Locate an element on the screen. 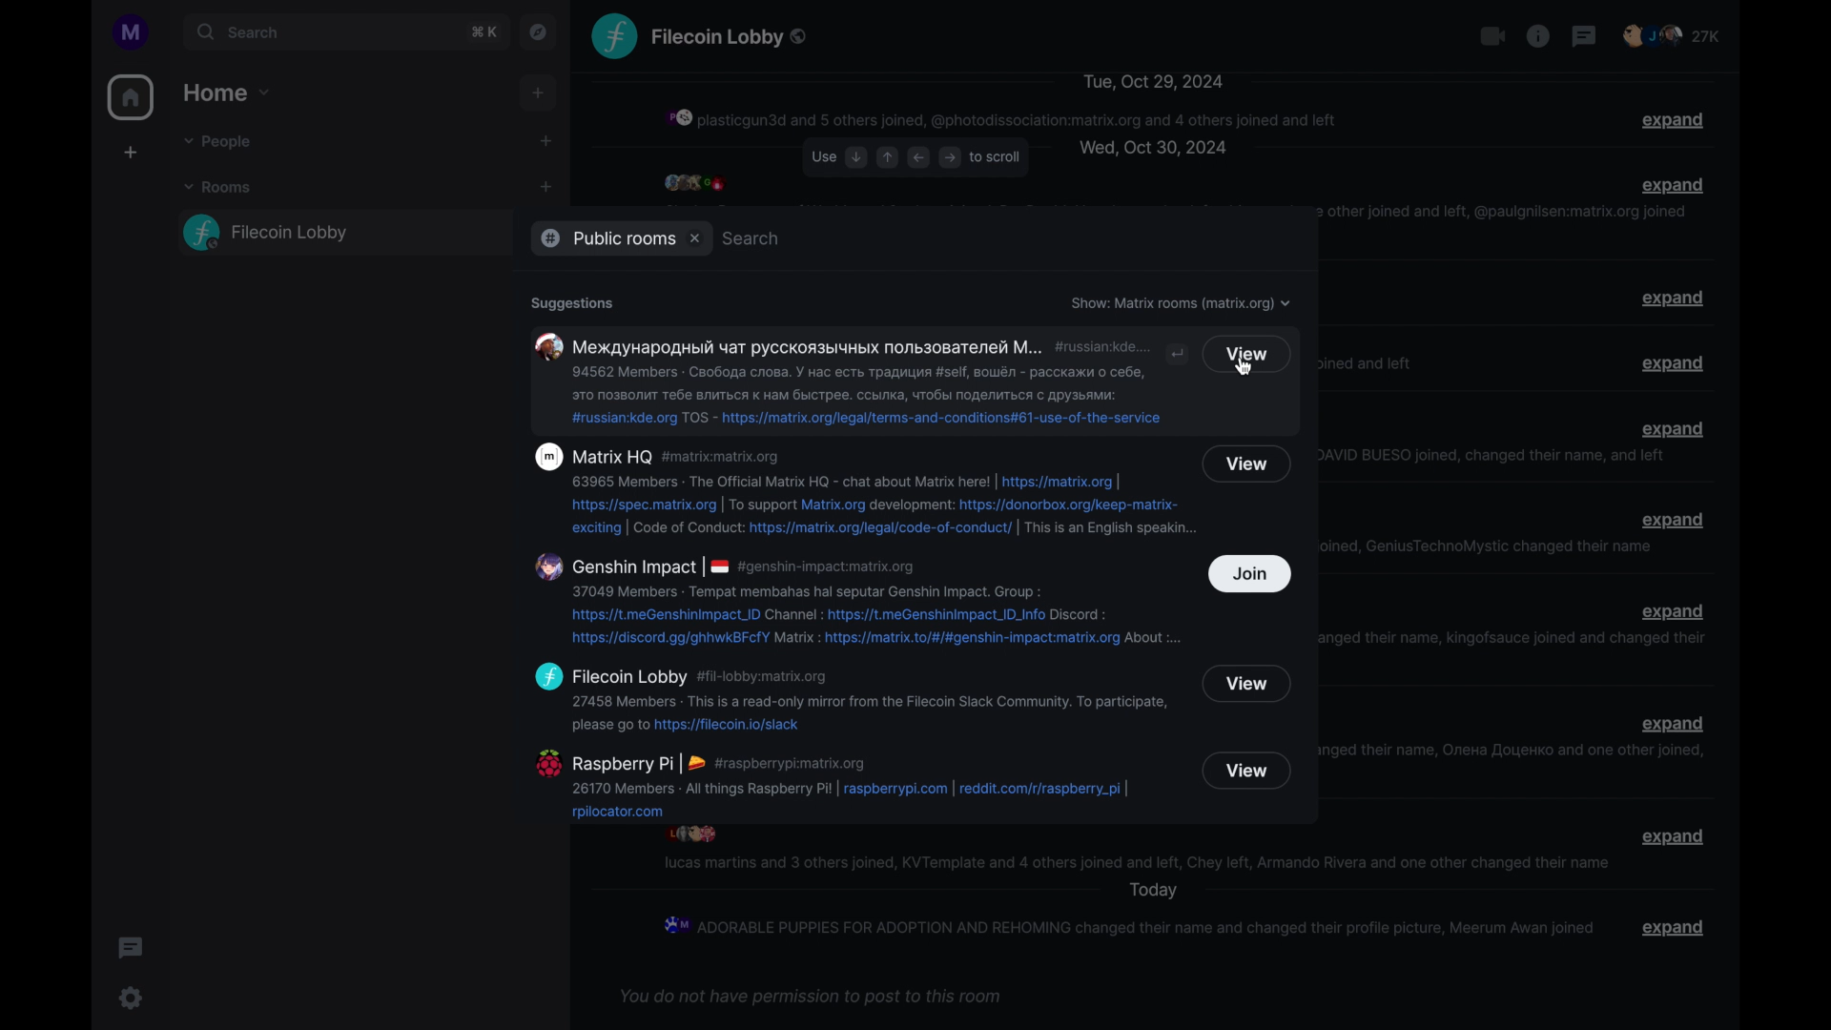 The height and width of the screenshot is (1030, 1831). add room is located at coordinates (545, 188).